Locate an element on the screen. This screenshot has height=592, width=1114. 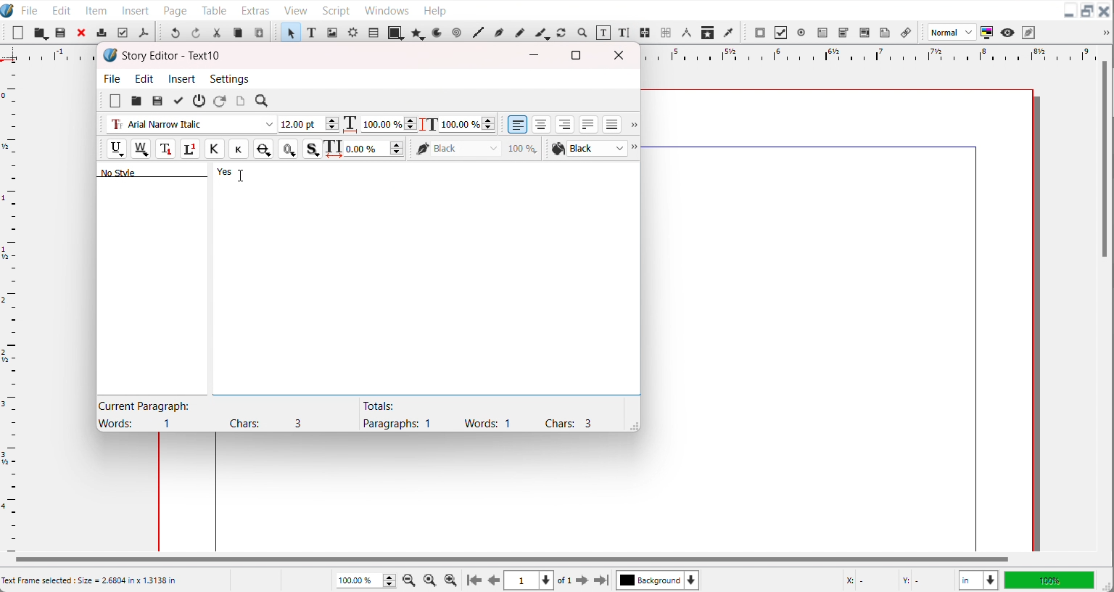
Text is located at coordinates (167, 171).